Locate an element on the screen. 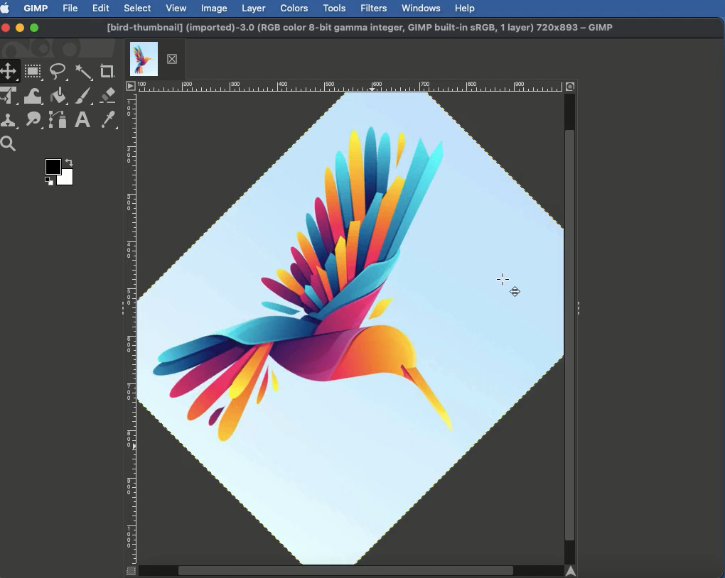 Image resolution: width=725 pixels, height=578 pixels. Filters is located at coordinates (372, 9).